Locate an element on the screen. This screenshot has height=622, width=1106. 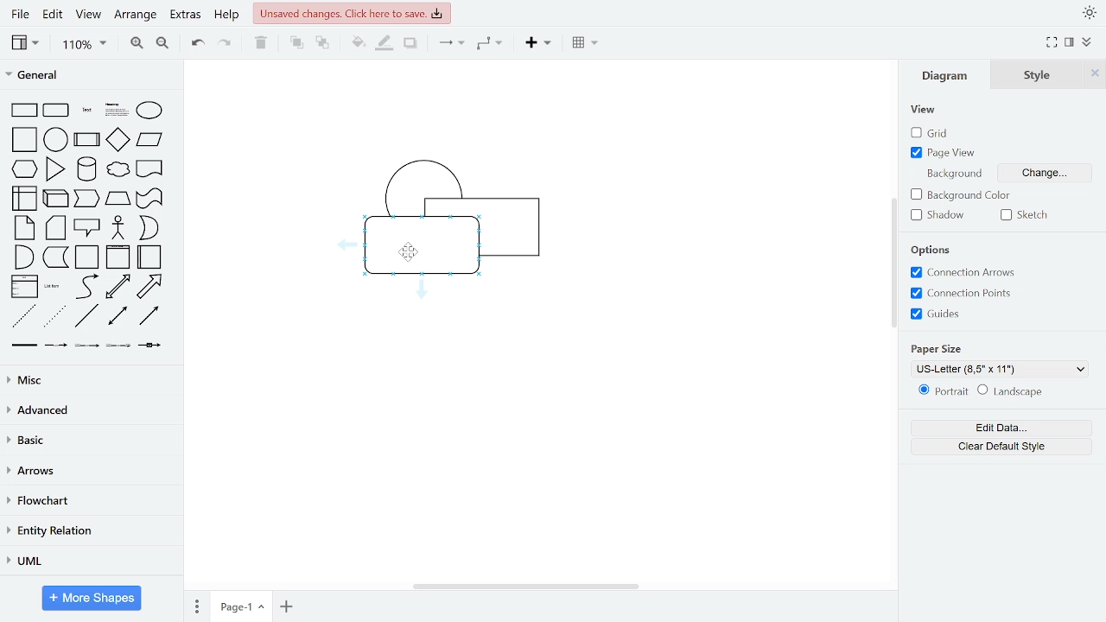
change background is located at coordinates (1044, 173).